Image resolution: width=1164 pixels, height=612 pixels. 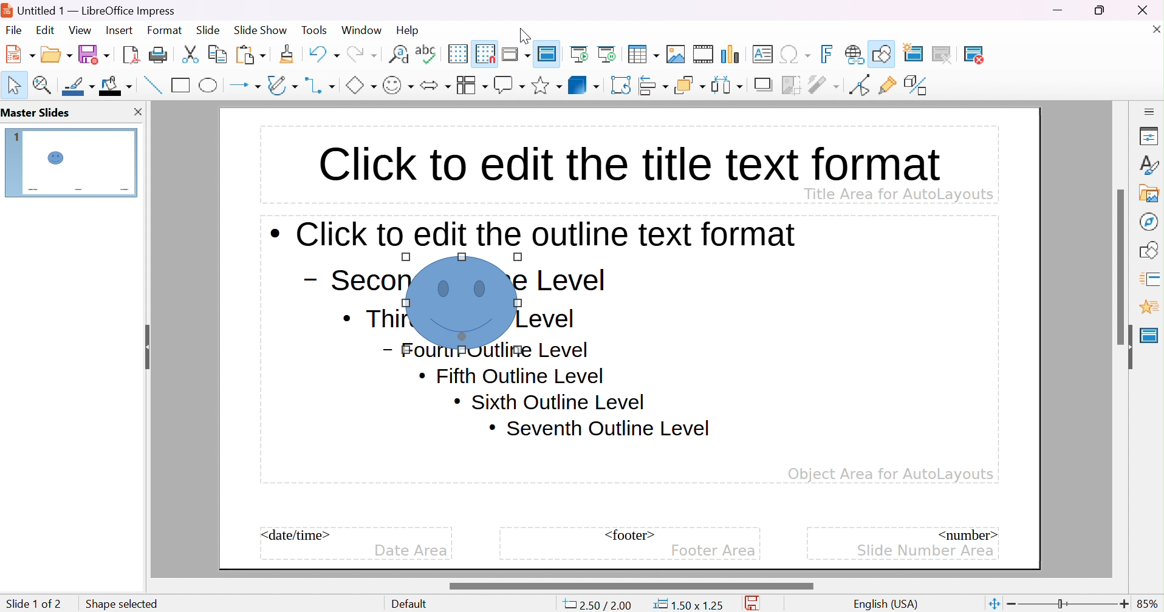 I want to click on hide, so click(x=1126, y=347).